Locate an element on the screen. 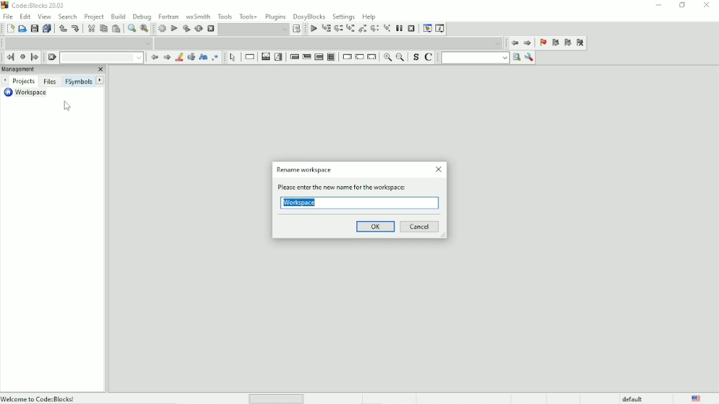 The width and height of the screenshot is (719, 404). Help is located at coordinates (369, 16).